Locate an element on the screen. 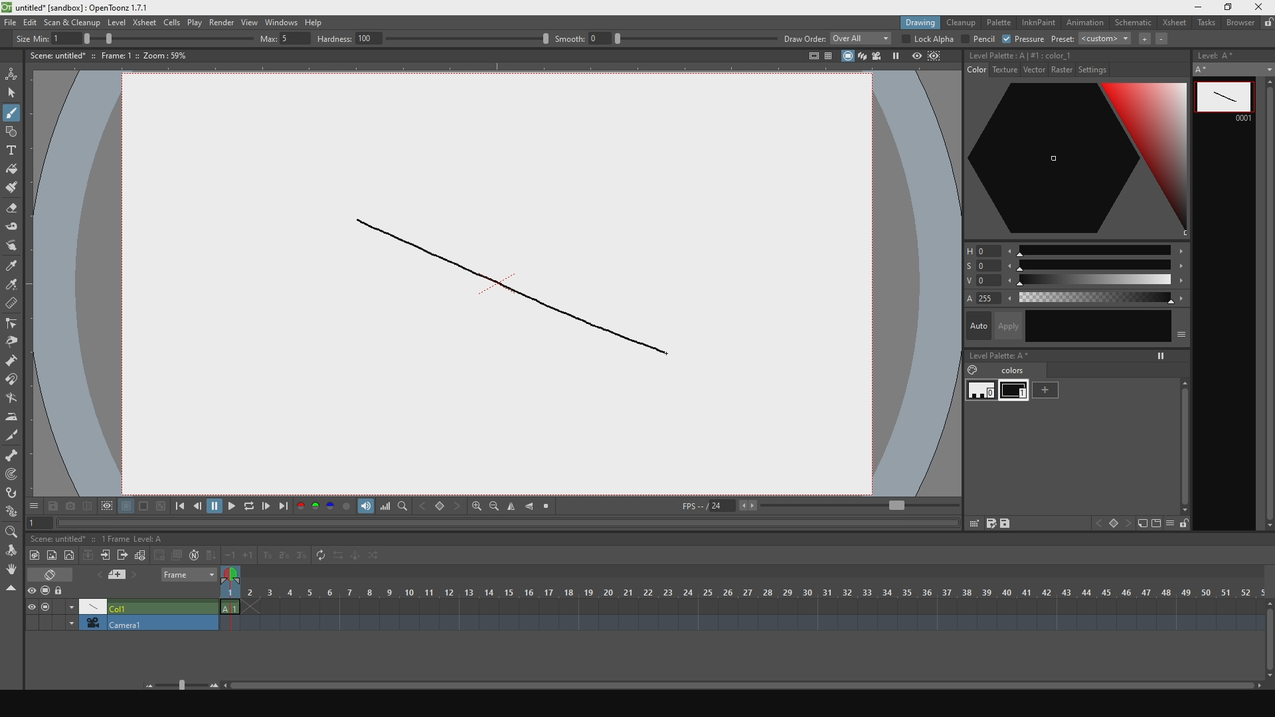 Image resolution: width=1275 pixels, height=717 pixels. inflate is located at coordinates (13, 360).